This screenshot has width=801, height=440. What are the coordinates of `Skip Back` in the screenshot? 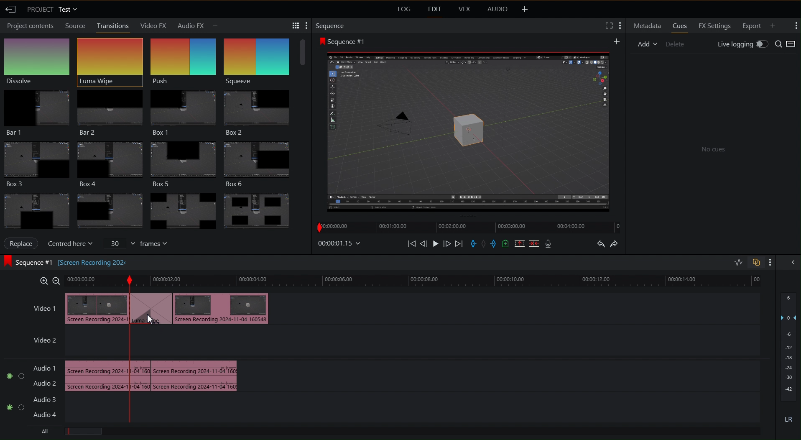 It's located at (411, 244).